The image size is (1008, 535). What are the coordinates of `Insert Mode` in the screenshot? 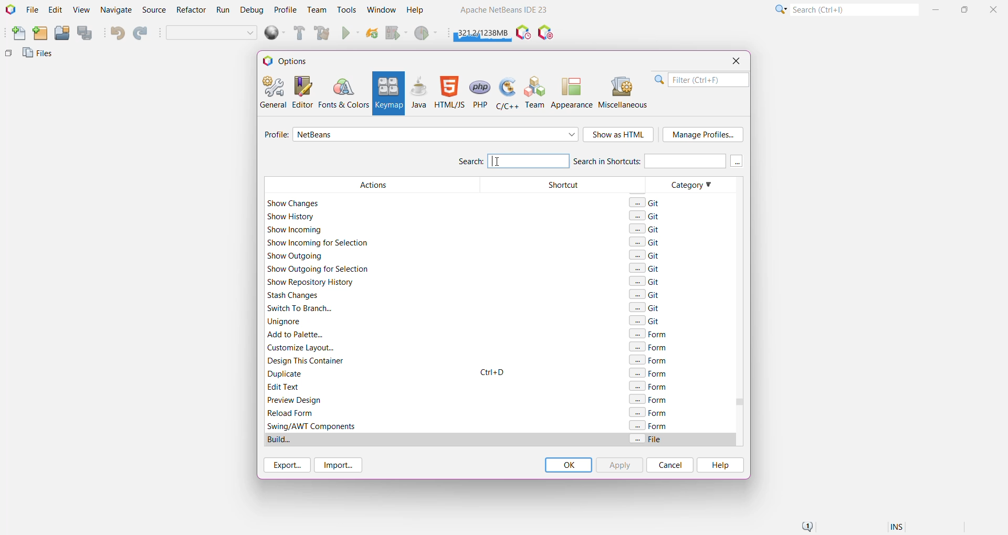 It's located at (898, 528).